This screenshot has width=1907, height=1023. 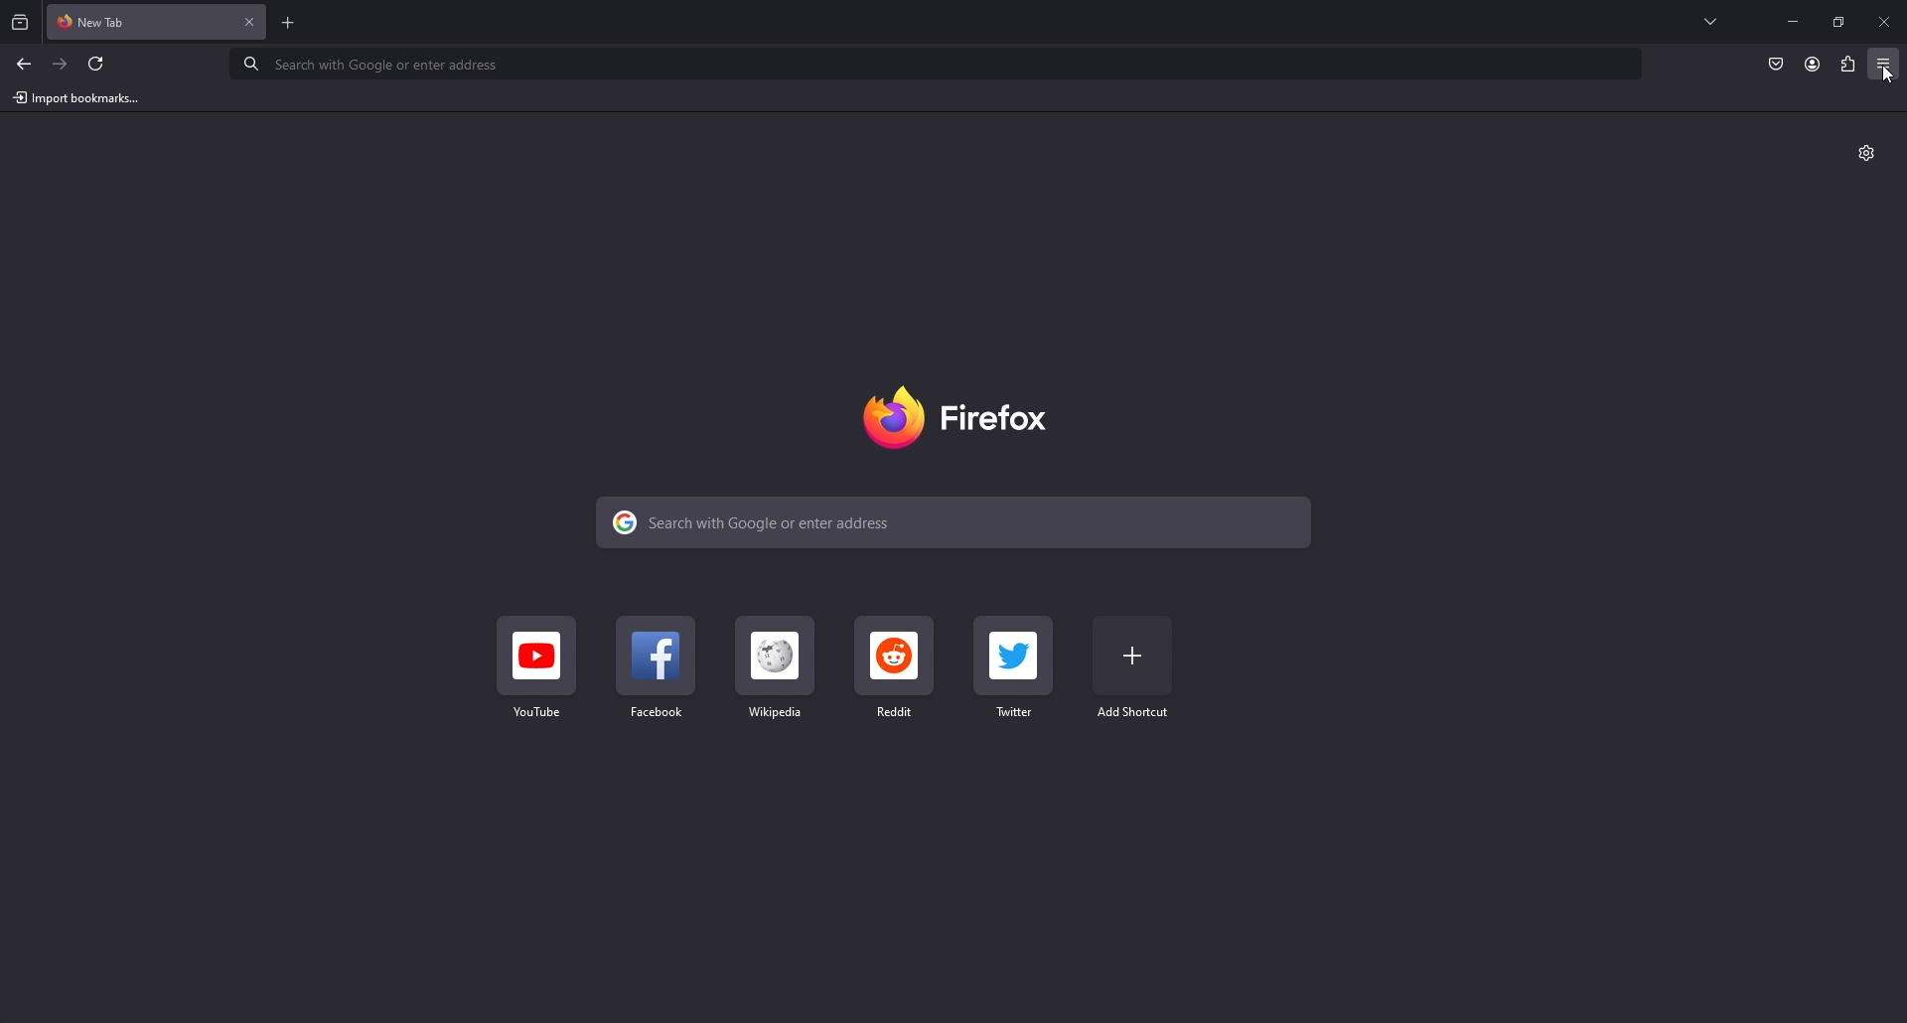 I want to click on customize, so click(x=1868, y=152).